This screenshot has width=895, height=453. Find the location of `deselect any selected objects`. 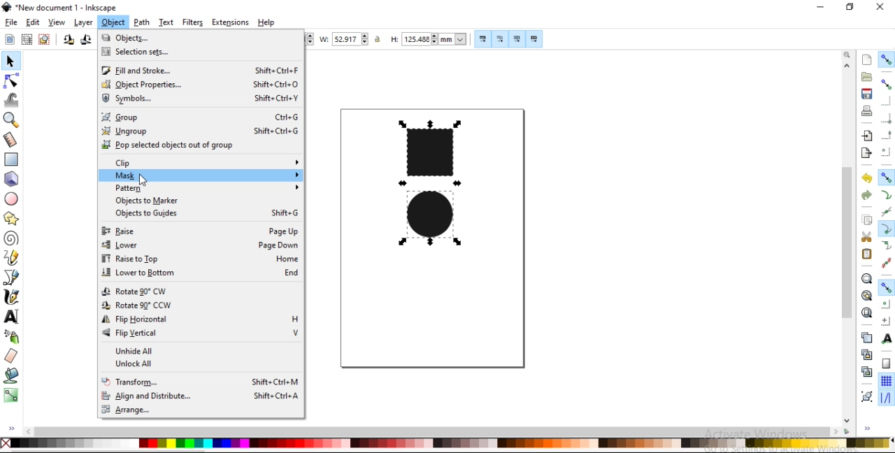

deselect any selected objects is located at coordinates (46, 40).